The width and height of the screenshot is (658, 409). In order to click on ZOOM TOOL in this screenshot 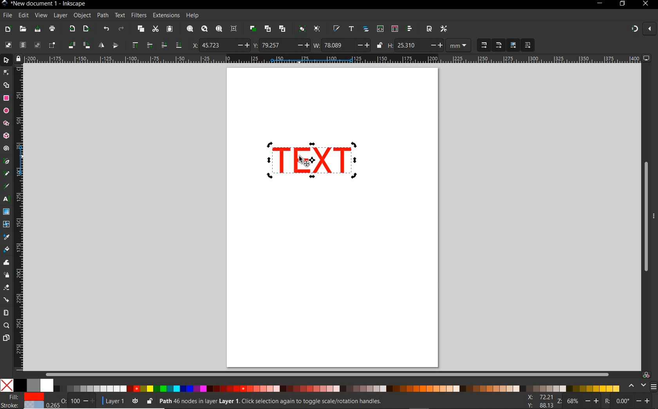, I will do `click(7, 326)`.